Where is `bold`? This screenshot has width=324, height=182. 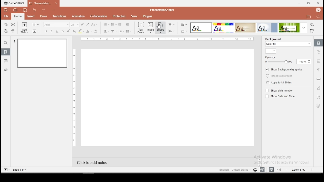 bold is located at coordinates (46, 31).